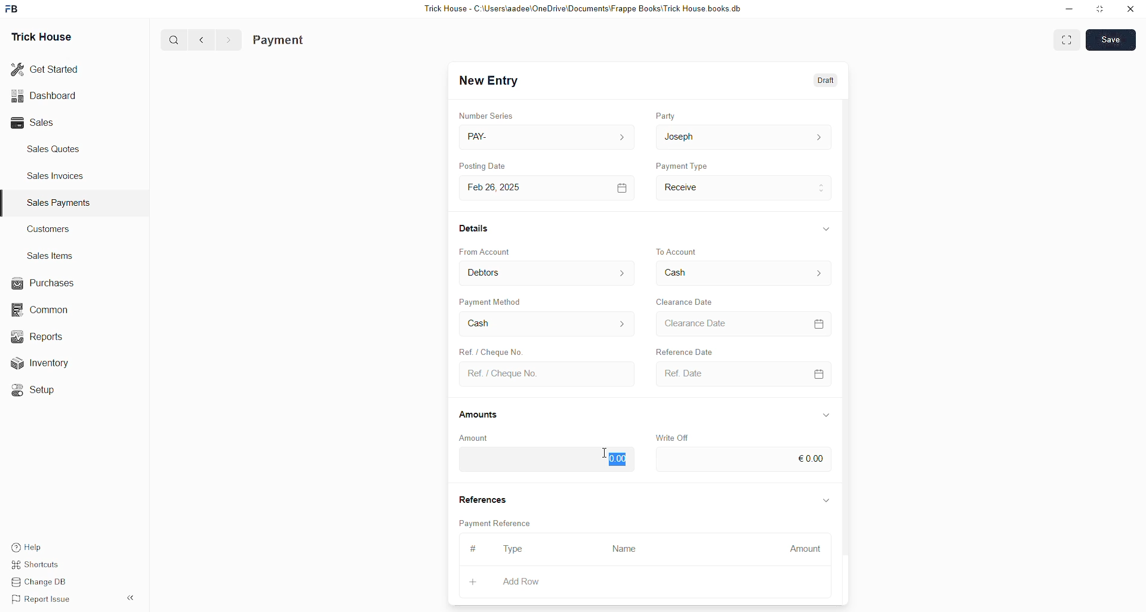 Image resolution: width=1146 pixels, height=612 pixels. Describe the element at coordinates (684, 350) in the screenshot. I see `Reference Date` at that location.